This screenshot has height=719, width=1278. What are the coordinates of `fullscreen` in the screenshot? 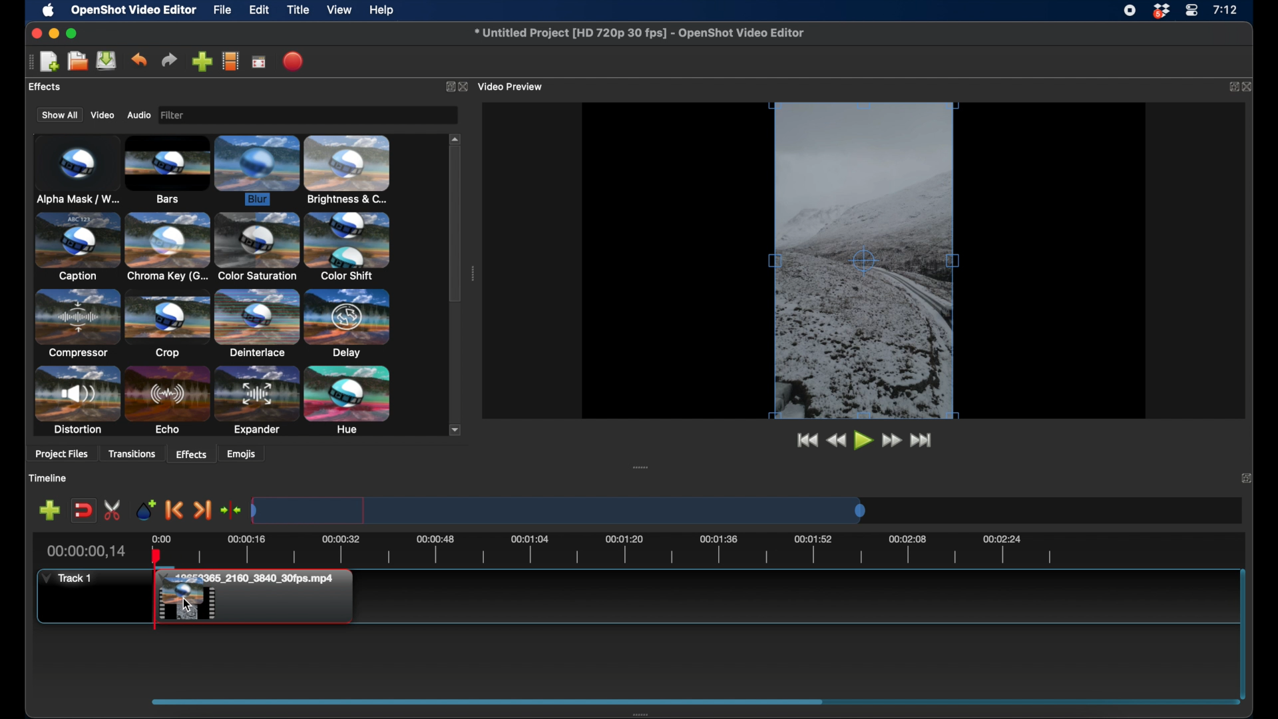 It's located at (260, 61).